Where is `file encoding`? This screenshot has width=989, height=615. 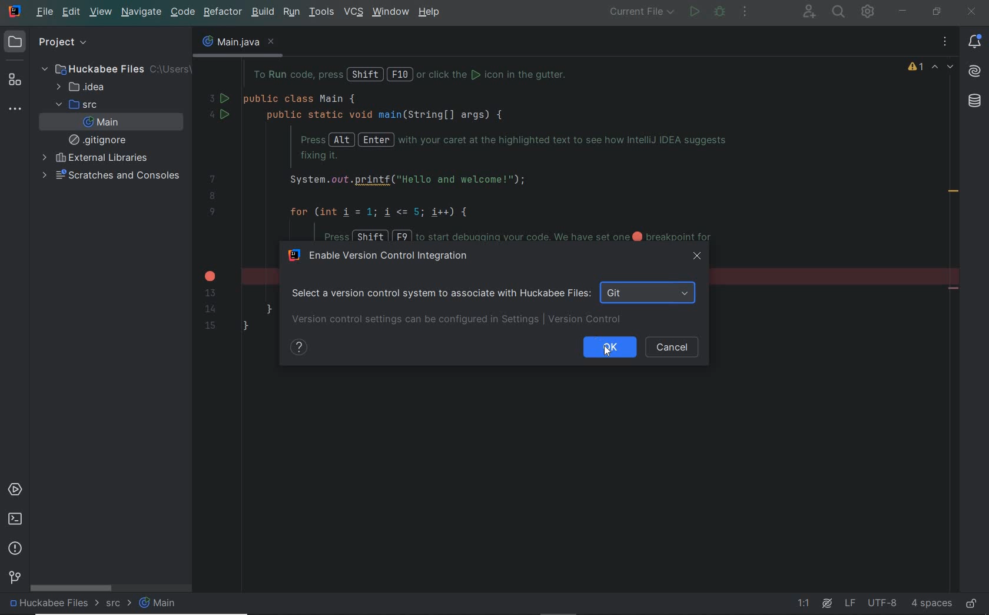
file encoding is located at coordinates (882, 603).